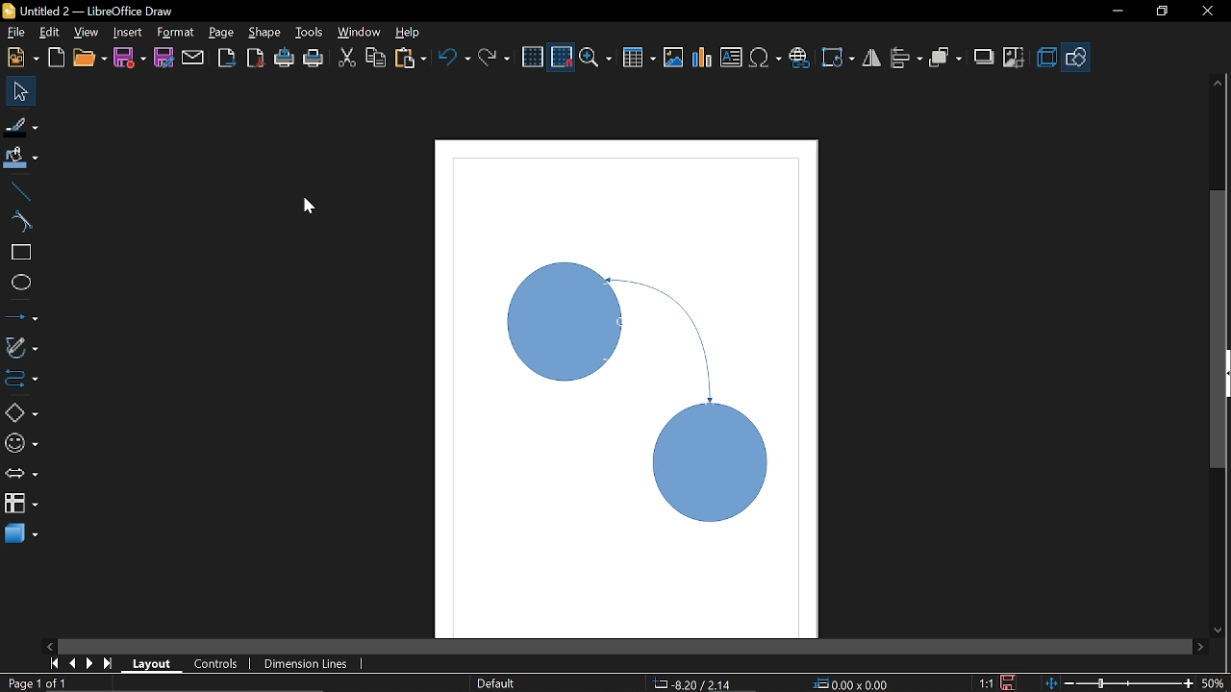 The height and width of the screenshot is (692, 1231). What do you see at coordinates (286, 58) in the screenshot?
I see `Print directly` at bounding box center [286, 58].